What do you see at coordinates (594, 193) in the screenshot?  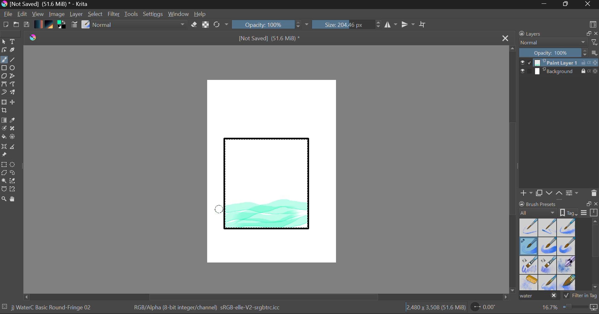 I see `Delete Layer` at bounding box center [594, 193].